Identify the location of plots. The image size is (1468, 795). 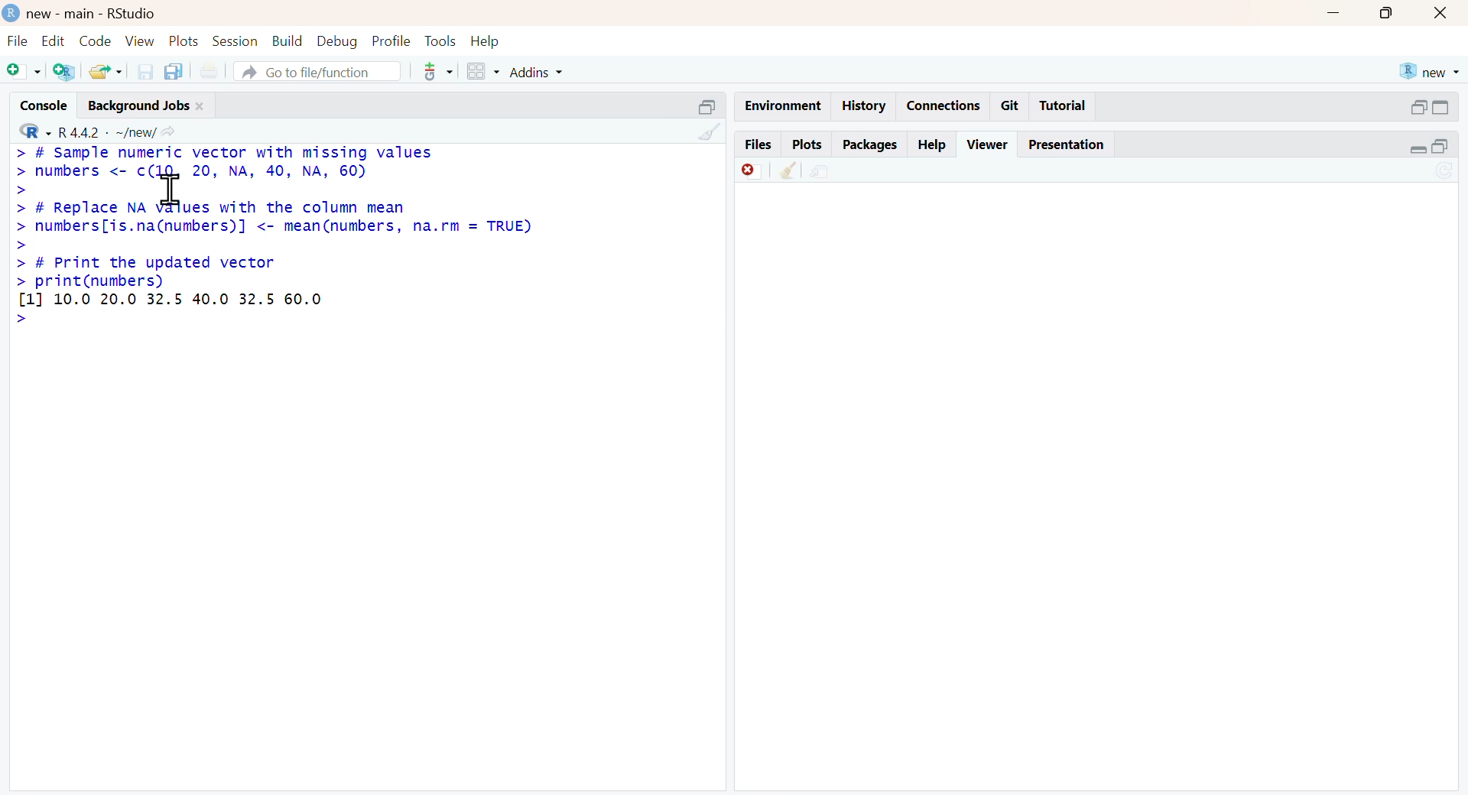
(809, 144).